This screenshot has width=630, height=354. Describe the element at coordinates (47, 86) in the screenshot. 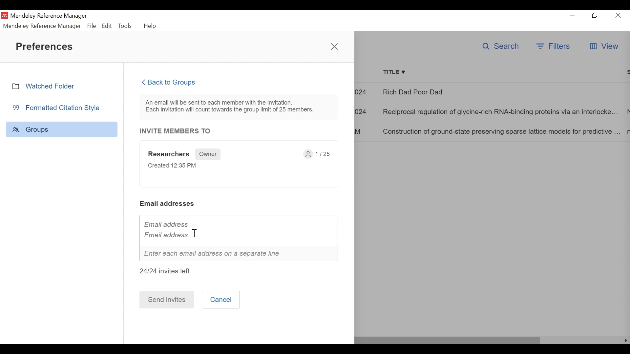

I see `Watched Folder` at that location.